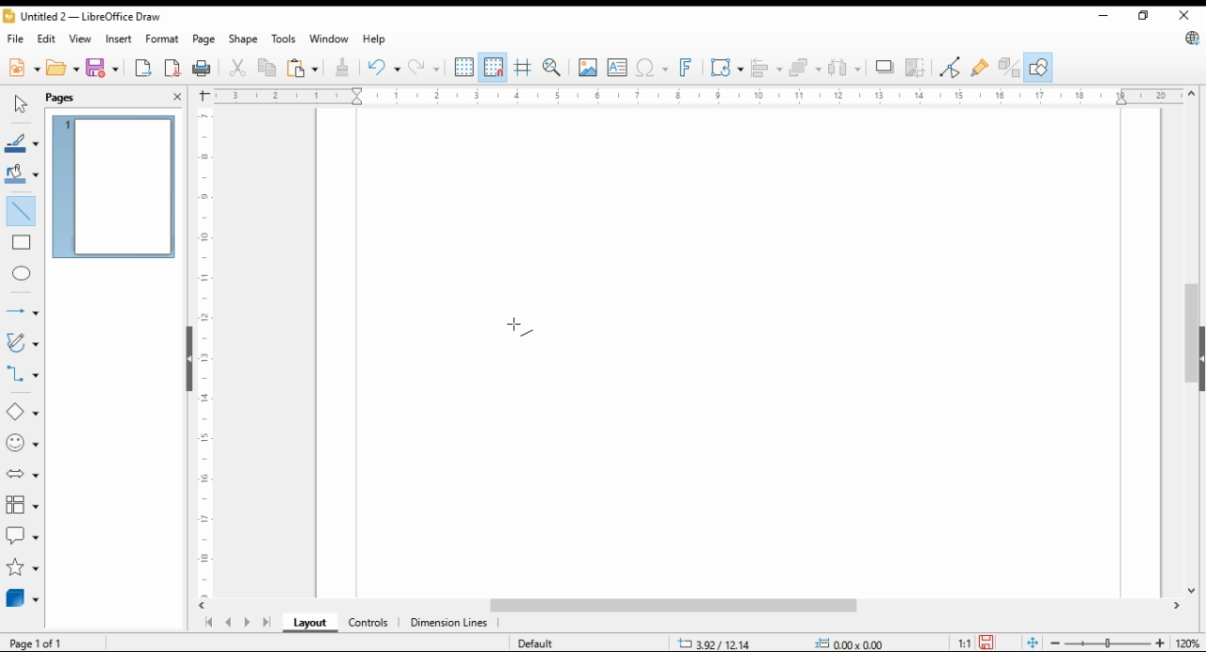  Describe the element at coordinates (244, 39) in the screenshot. I see `shape` at that location.